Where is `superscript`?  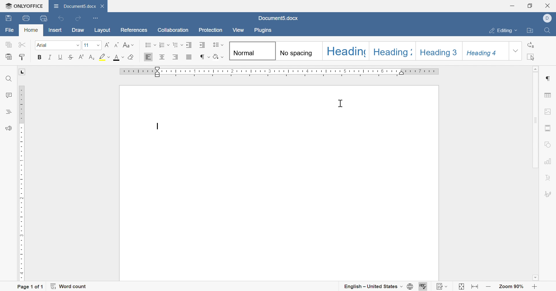
superscript is located at coordinates (81, 58).